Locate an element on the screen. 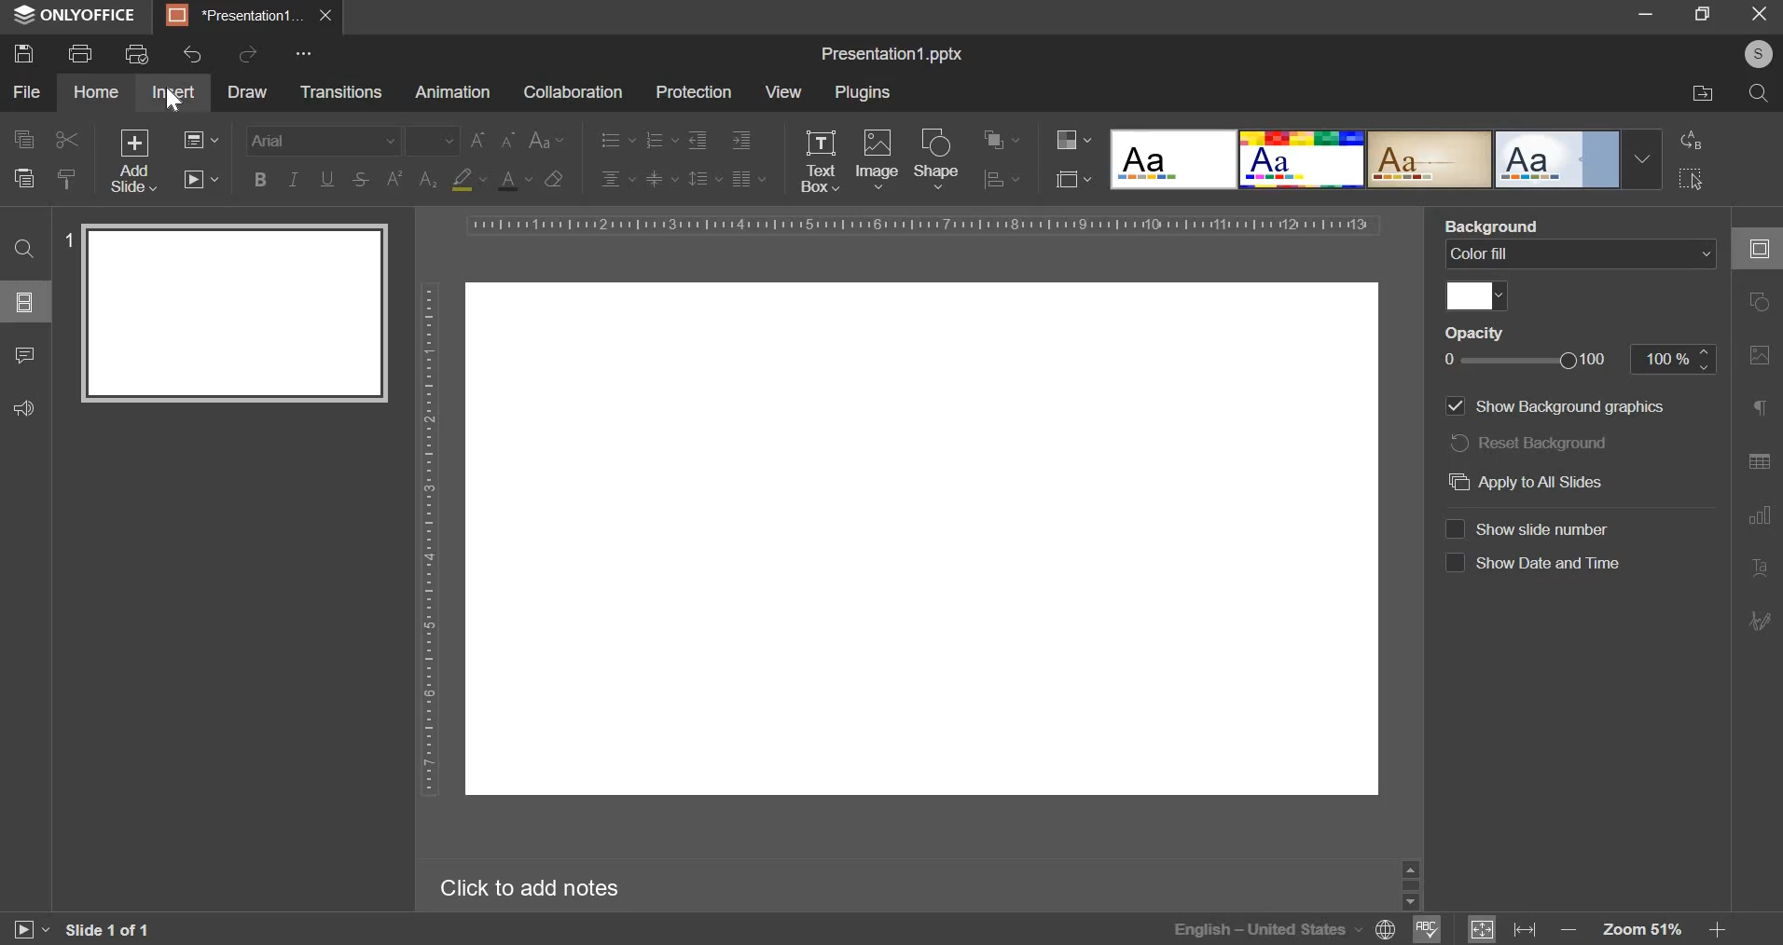  strikethrough is located at coordinates (360, 180).